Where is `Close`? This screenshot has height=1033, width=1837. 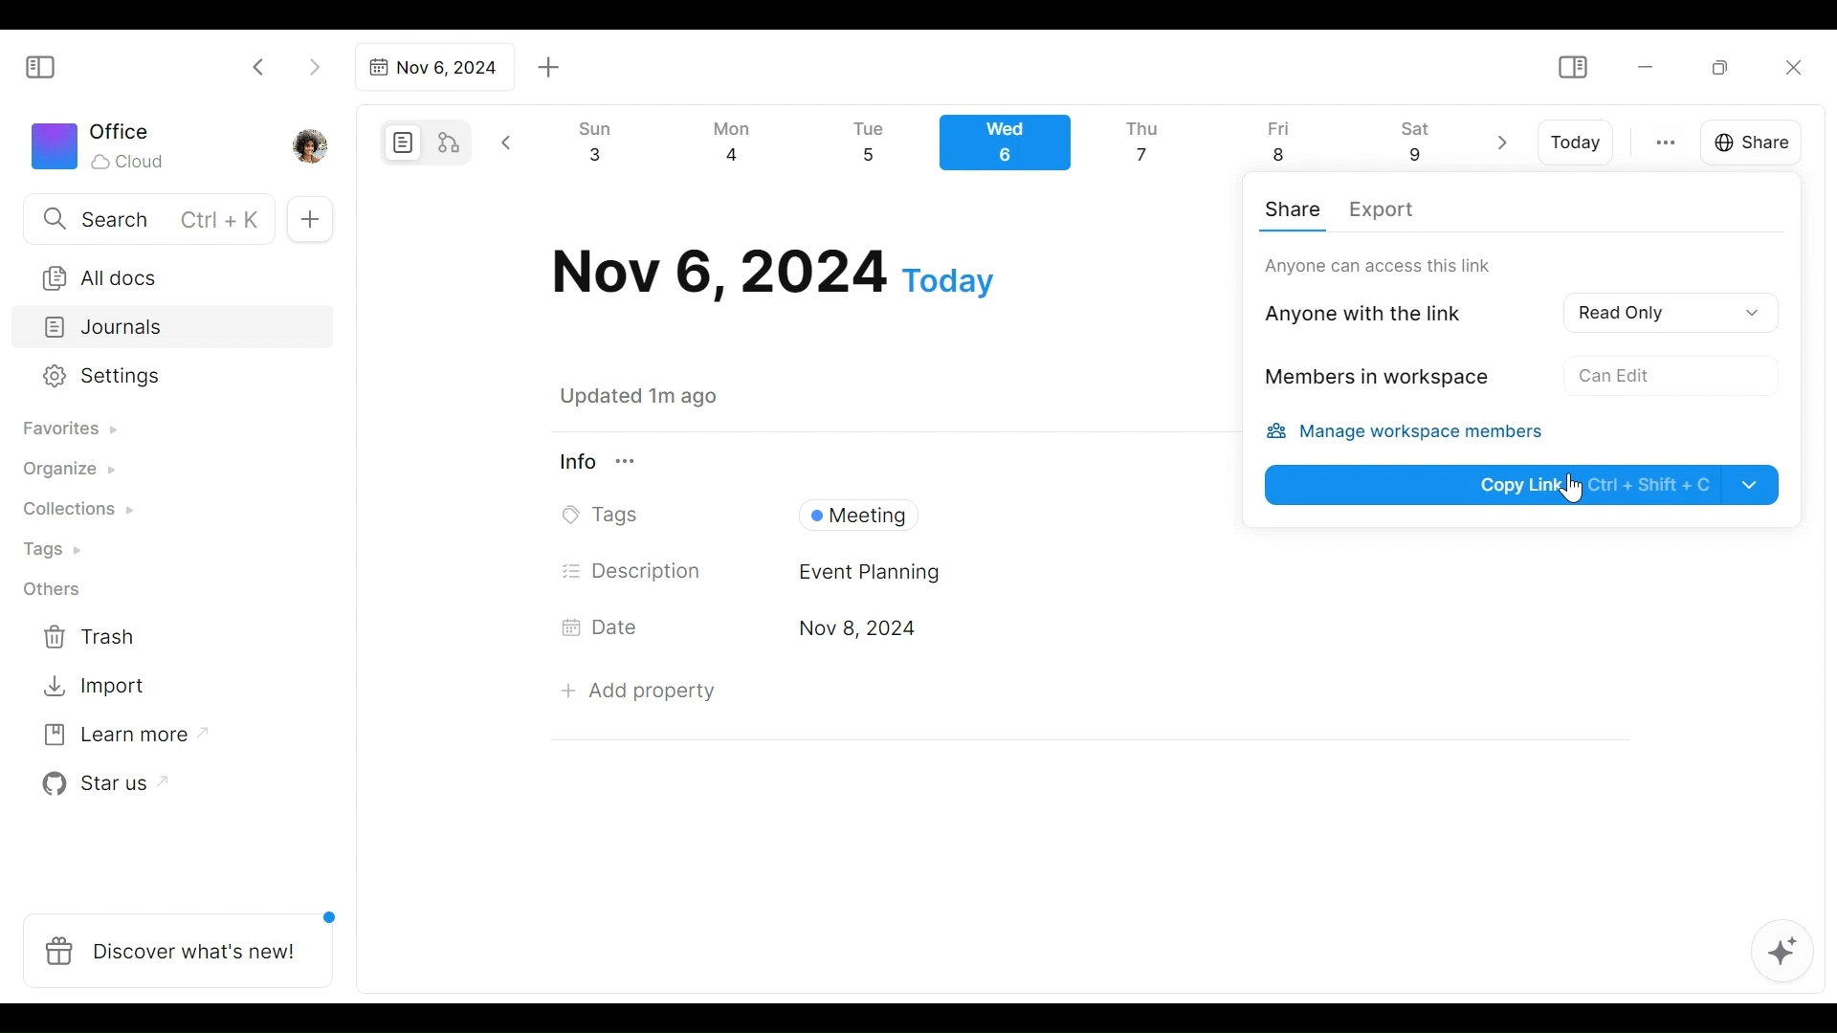
Close is located at coordinates (1792, 67).